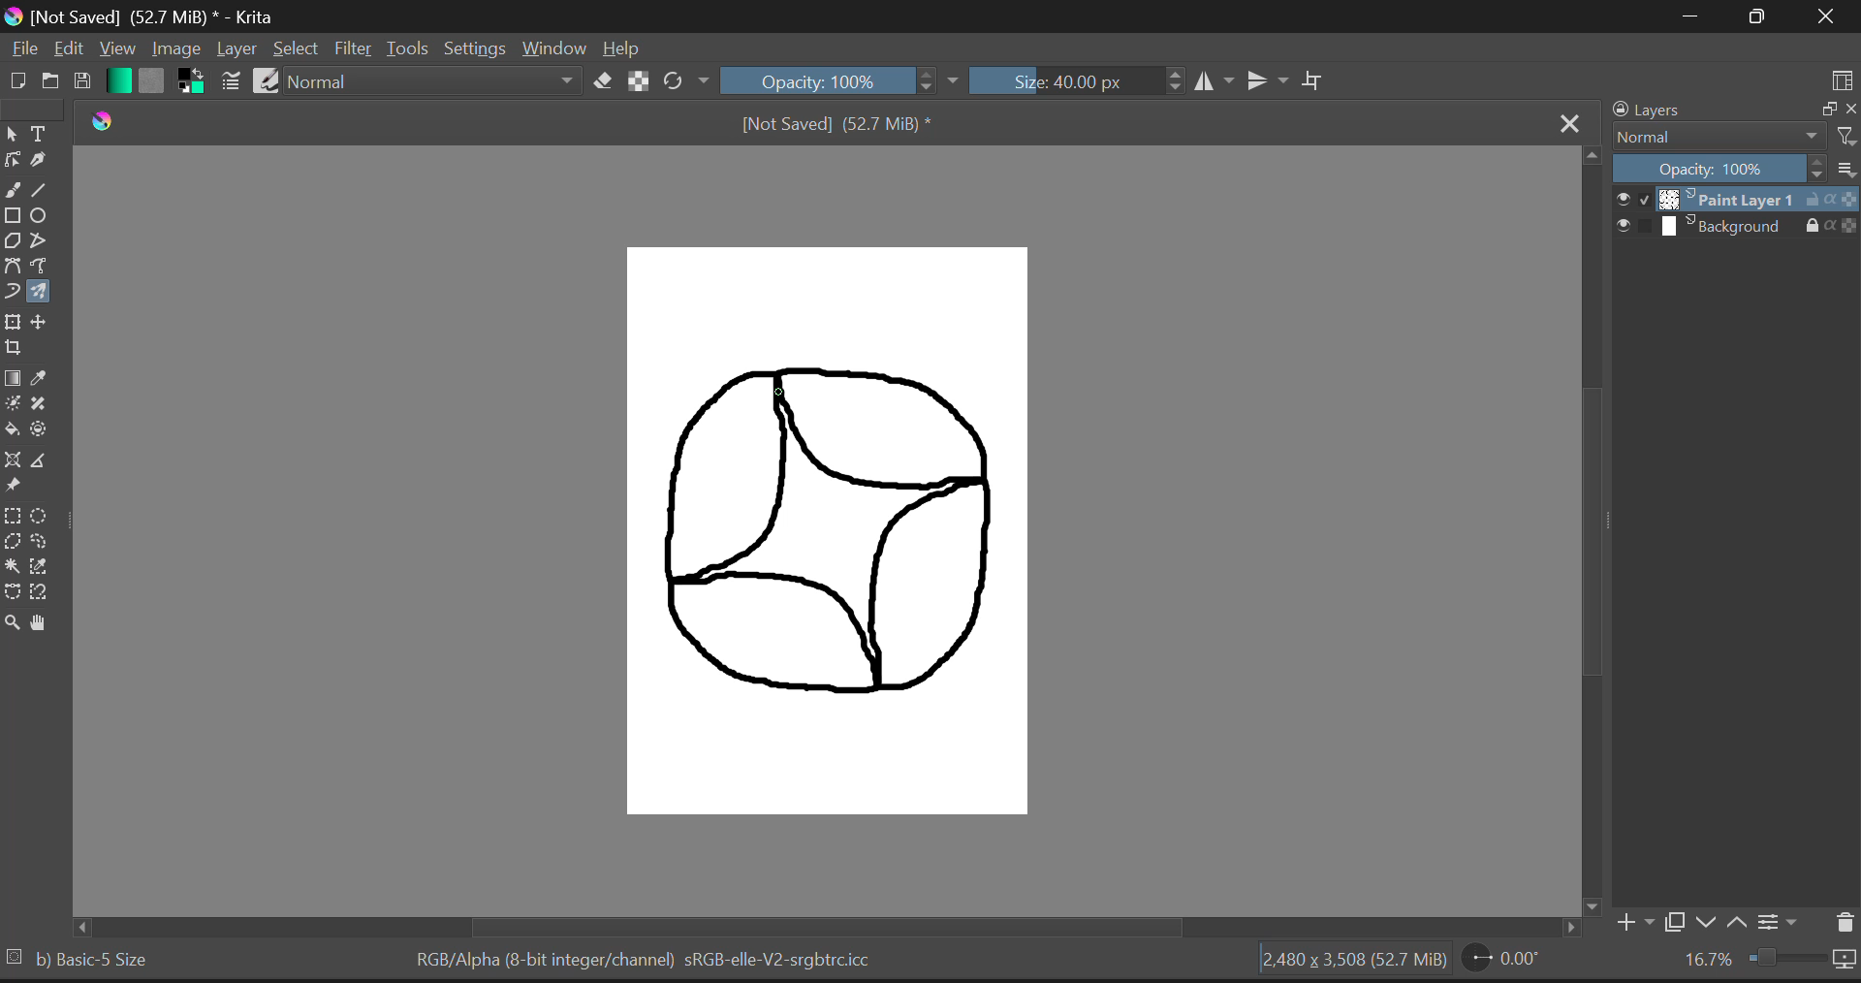 Image resolution: width=1861 pixels, height=983 pixels. I want to click on Settings, so click(476, 49).